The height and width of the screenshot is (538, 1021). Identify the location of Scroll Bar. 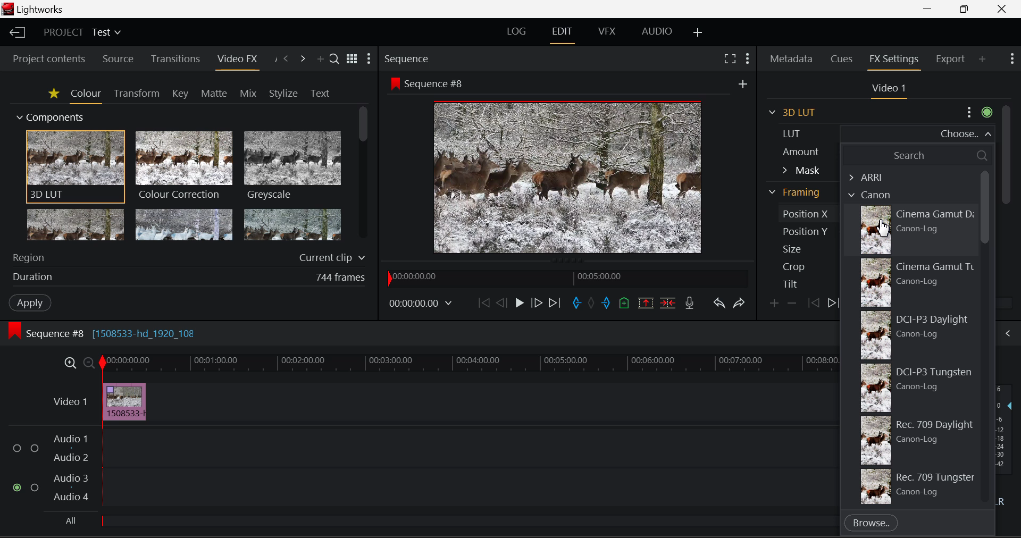
(984, 334).